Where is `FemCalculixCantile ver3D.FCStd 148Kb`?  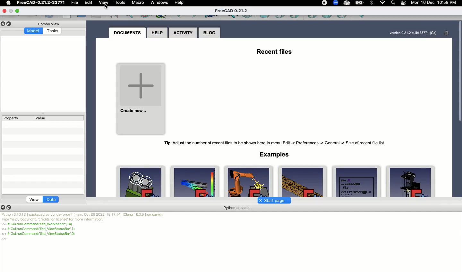
FemCalculixCantile ver3D.FCStd 148Kb is located at coordinates (195, 181).